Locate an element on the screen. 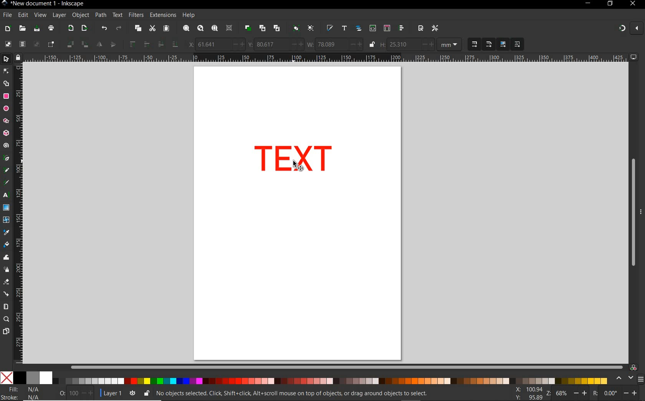 The width and height of the screenshot is (645, 401). zoom is located at coordinates (565, 393).